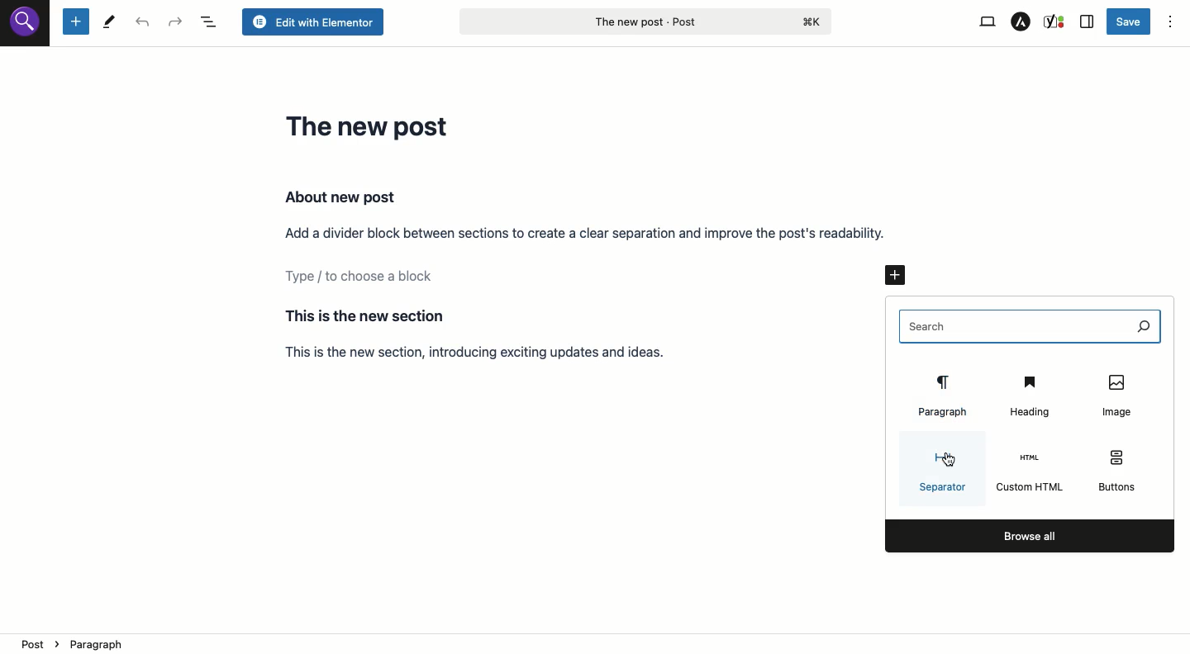 The image size is (1190, 654). What do you see at coordinates (312, 22) in the screenshot?
I see `Edit with elementor` at bounding box center [312, 22].